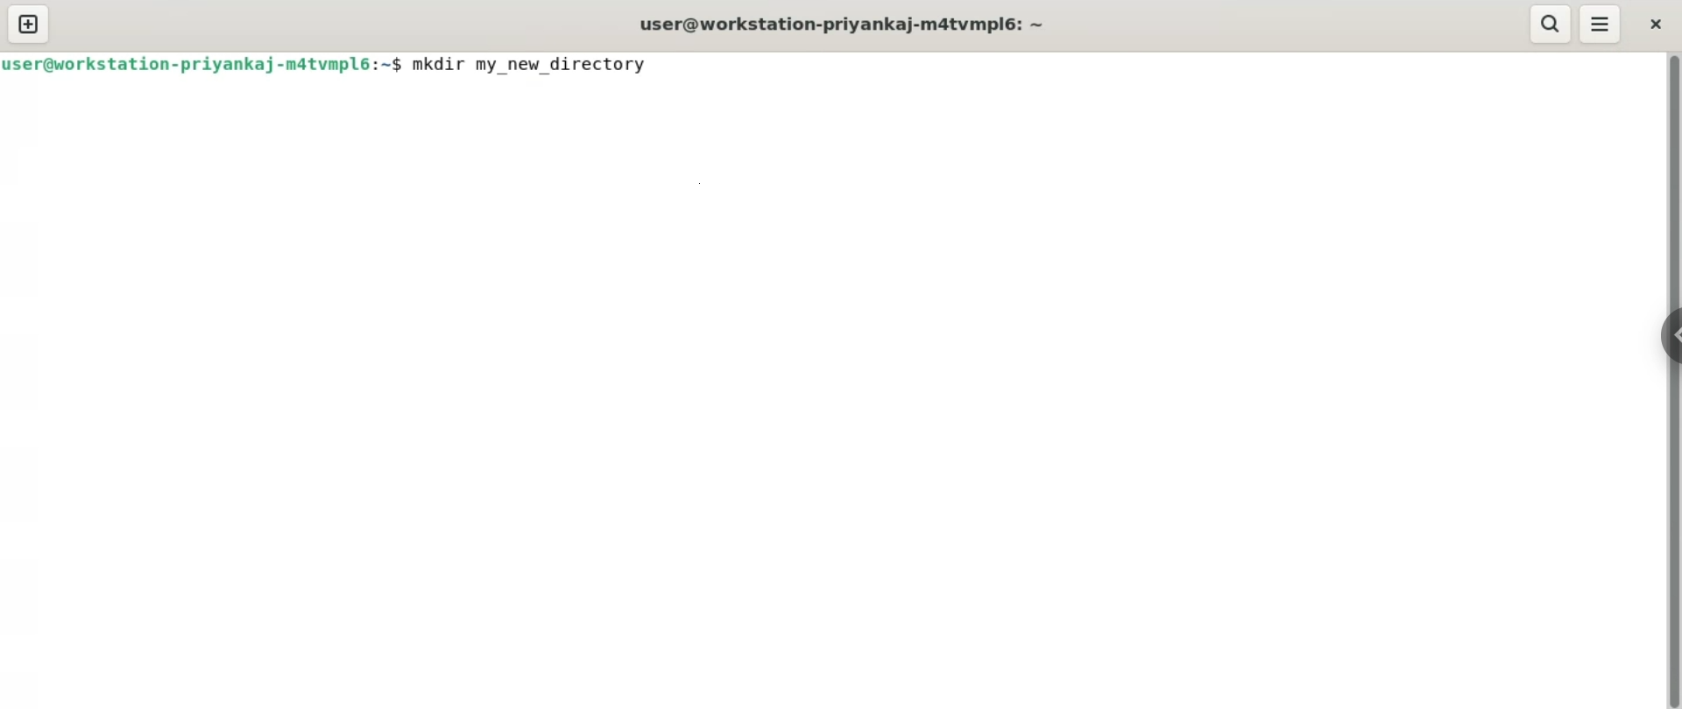 The width and height of the screenshot is (1682, 709). I want to click on mkdir my_new_directory, so click(538, 65).